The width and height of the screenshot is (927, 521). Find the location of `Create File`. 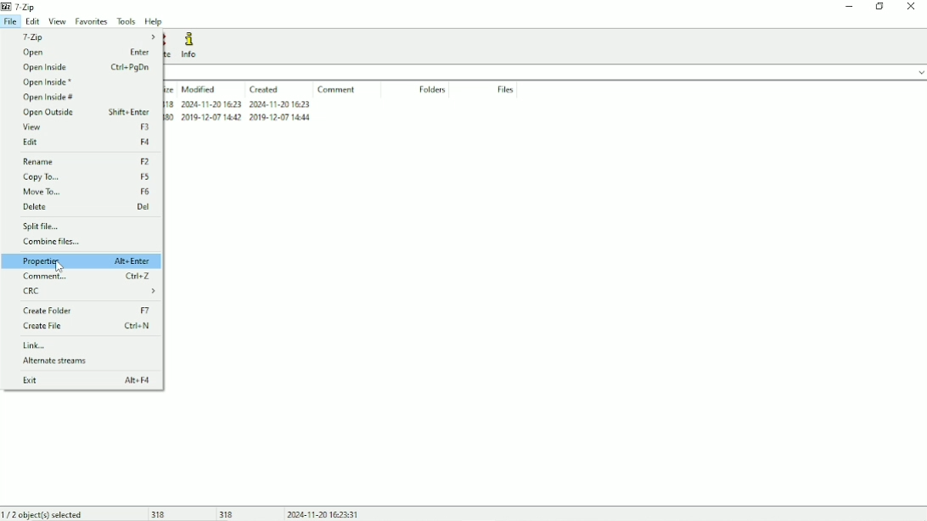

Create File is located at coordinates (87, 326).